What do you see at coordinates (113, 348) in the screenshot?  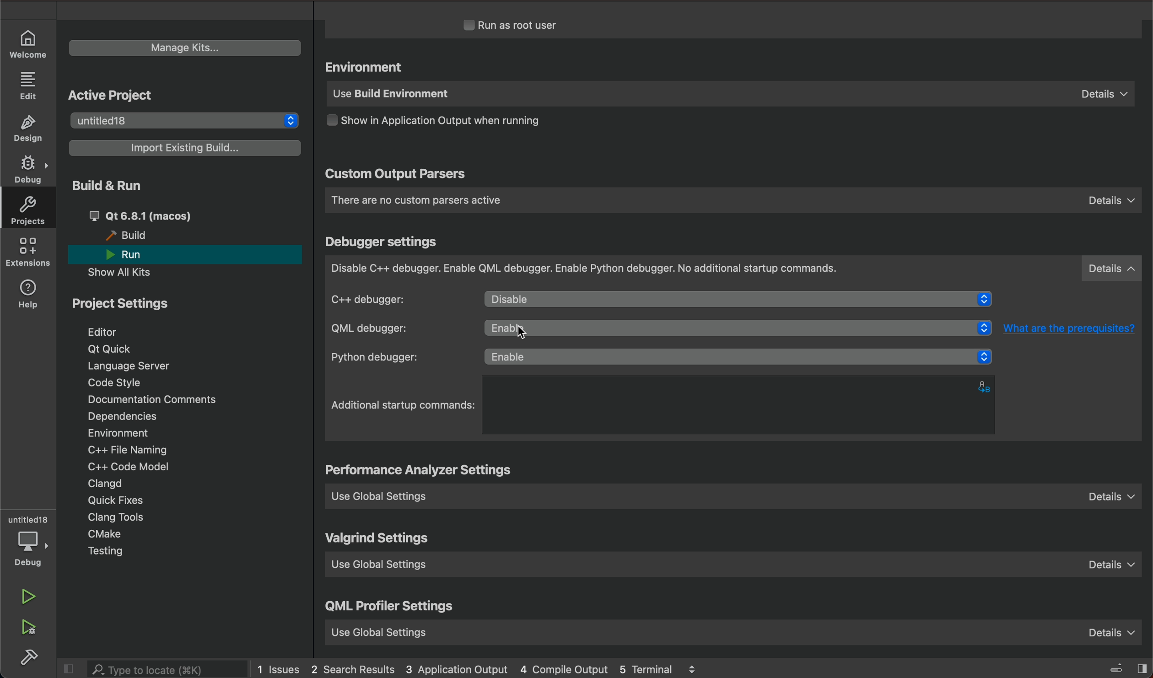 I see `qt ` at bounding box center [113, 348].